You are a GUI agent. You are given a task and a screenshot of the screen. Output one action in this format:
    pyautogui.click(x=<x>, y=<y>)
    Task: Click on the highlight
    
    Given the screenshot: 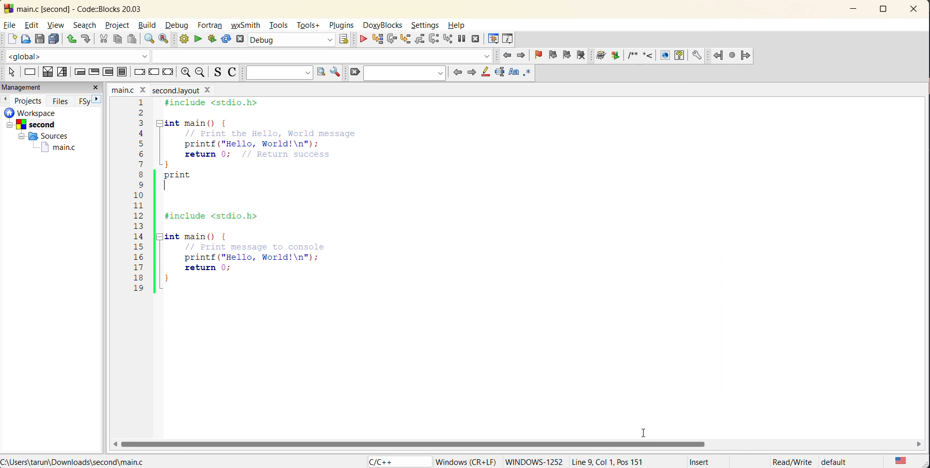 What is the action you would take?
    pyautogui.click(x=485, y=73)
    